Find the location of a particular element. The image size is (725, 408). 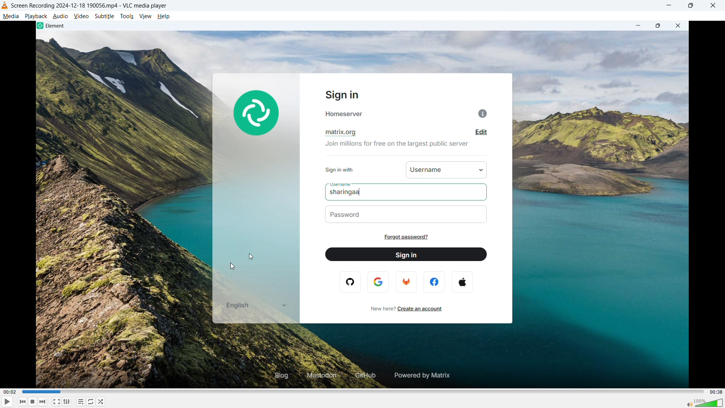

VLC Logo  is located at coordinates (5, 5).